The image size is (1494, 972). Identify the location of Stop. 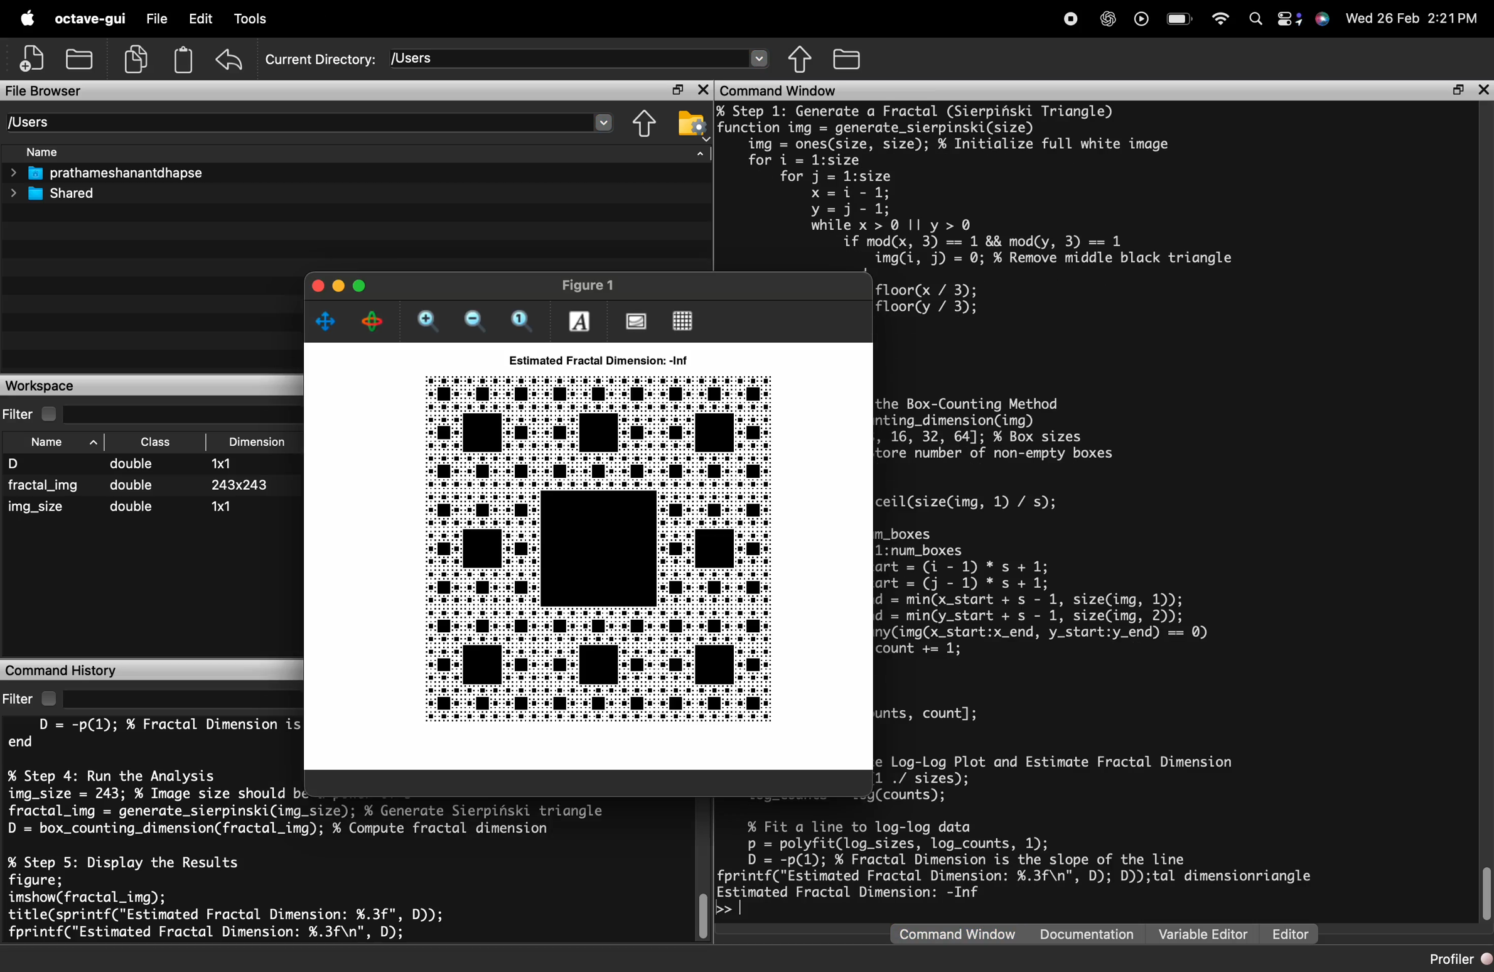
(1072, 17).